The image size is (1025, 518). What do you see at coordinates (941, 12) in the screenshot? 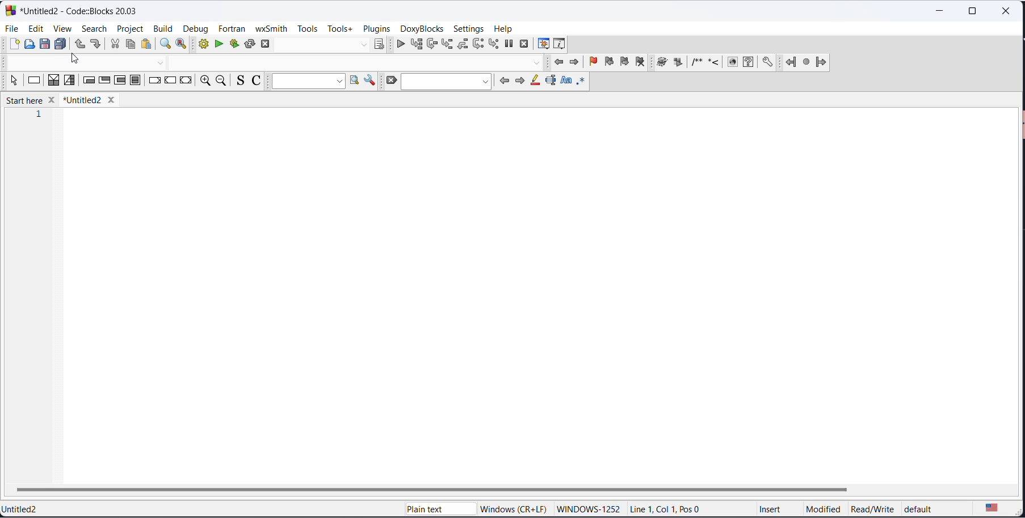
I see `minimize` at bounding box center [941, 12].